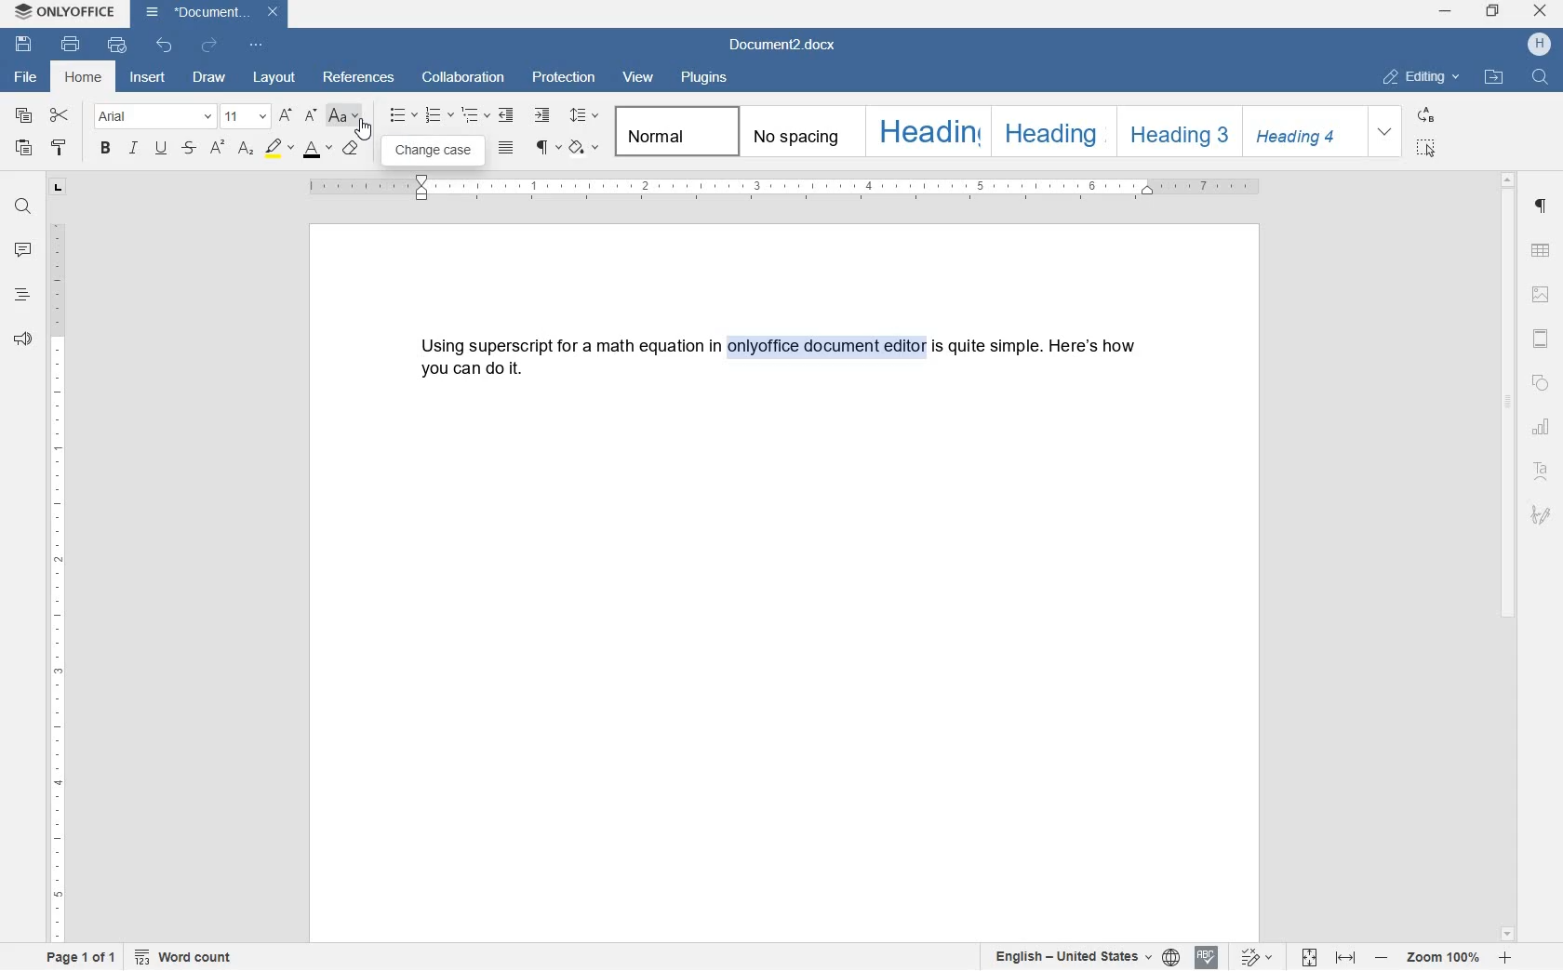  I want to click on plugins, so click(706, 78).